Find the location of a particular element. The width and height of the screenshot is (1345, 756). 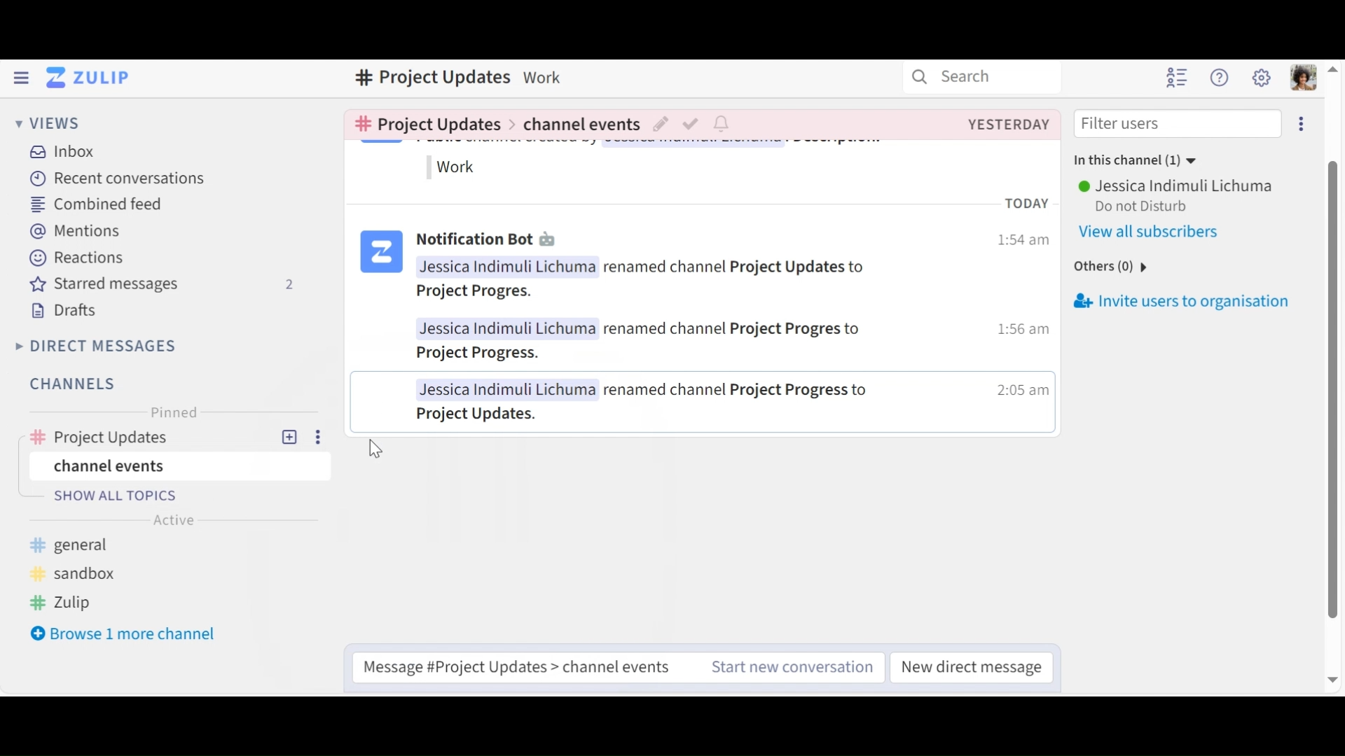

Zulip is located at coordinates (66, 601).